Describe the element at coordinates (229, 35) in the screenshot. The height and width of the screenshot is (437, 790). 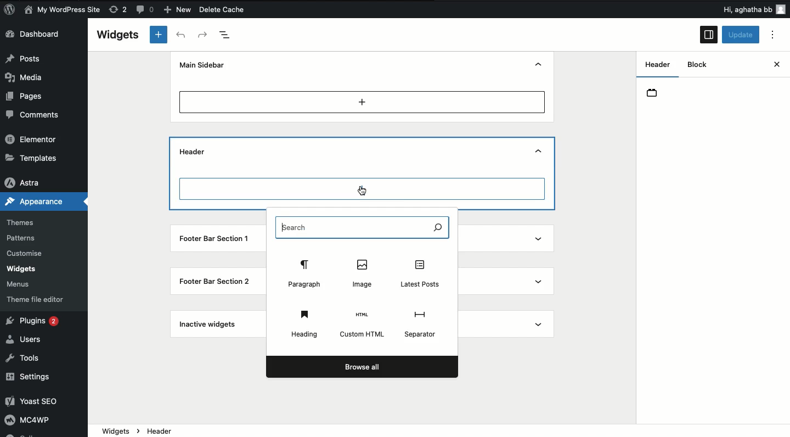
I see `Document overview` at that location.